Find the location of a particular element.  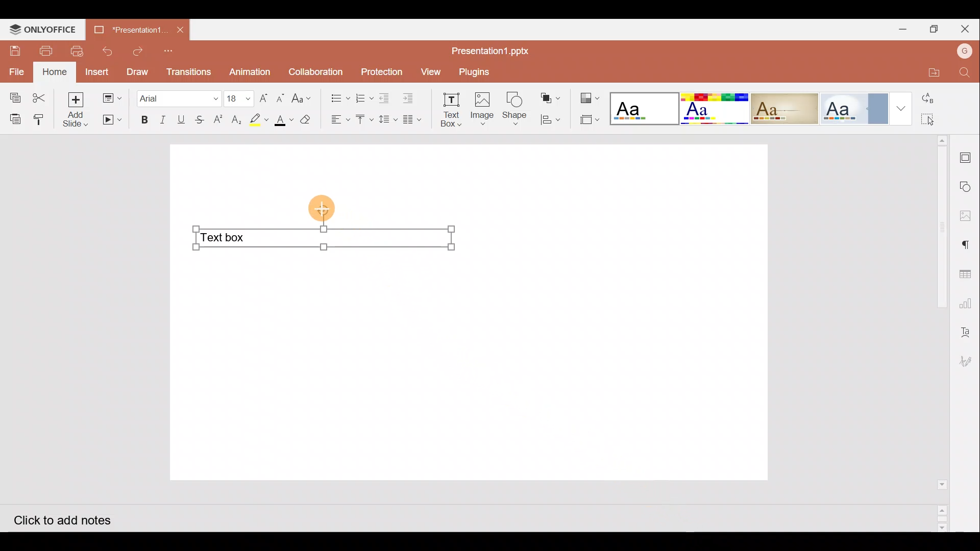

Font size is located at coordinates (240, 98).